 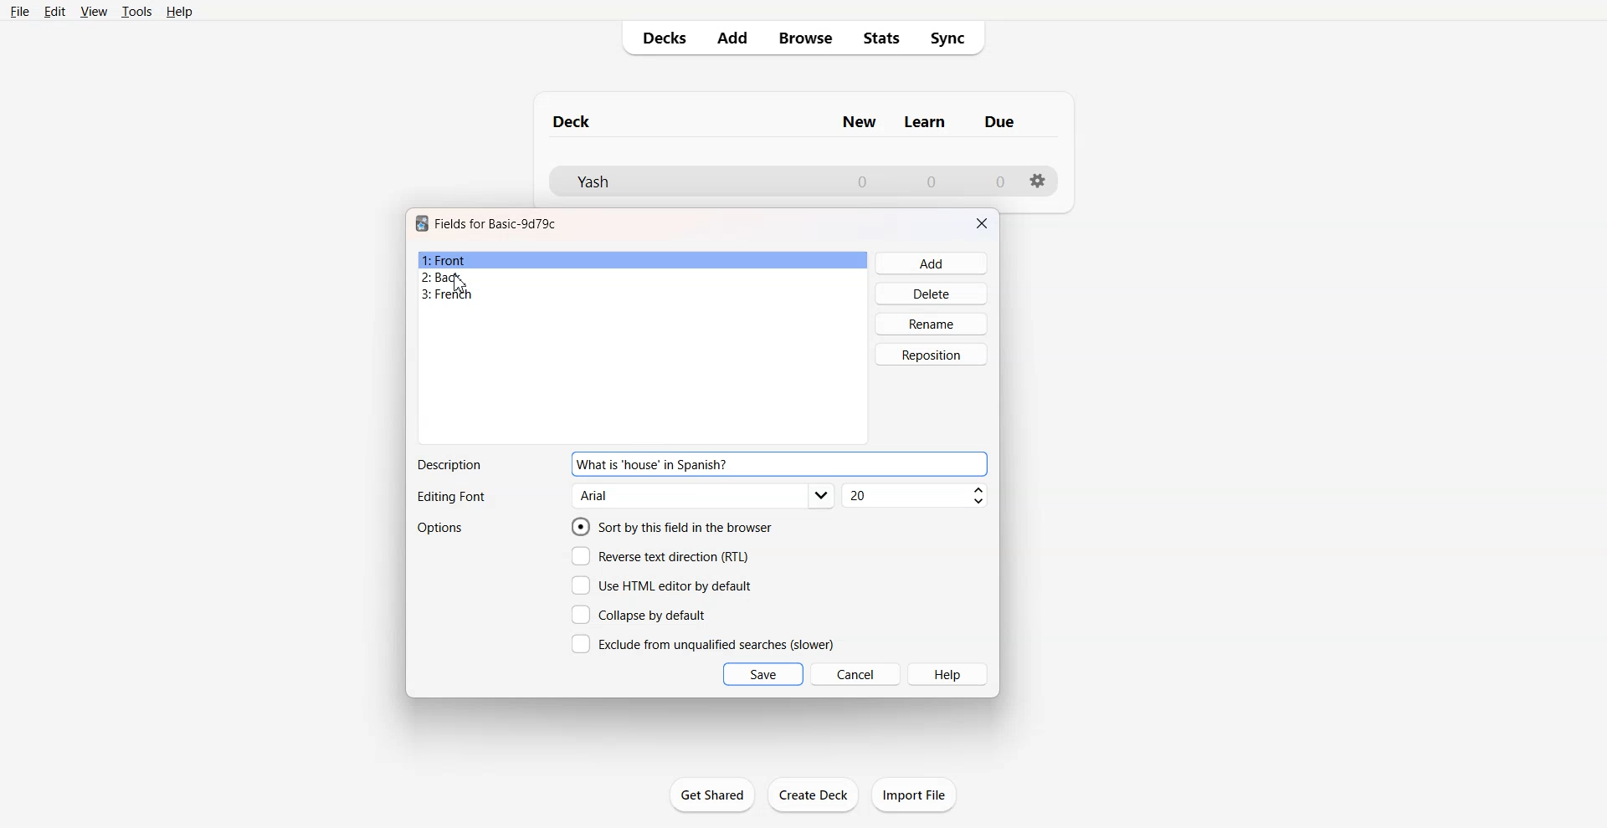 I want to click on Enter Description, so click(x=862, y=464).